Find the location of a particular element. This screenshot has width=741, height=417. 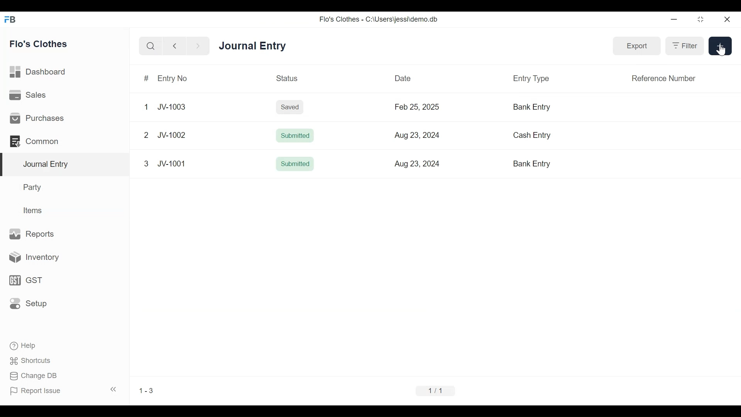

Reports is located at coordinates (32, 233).